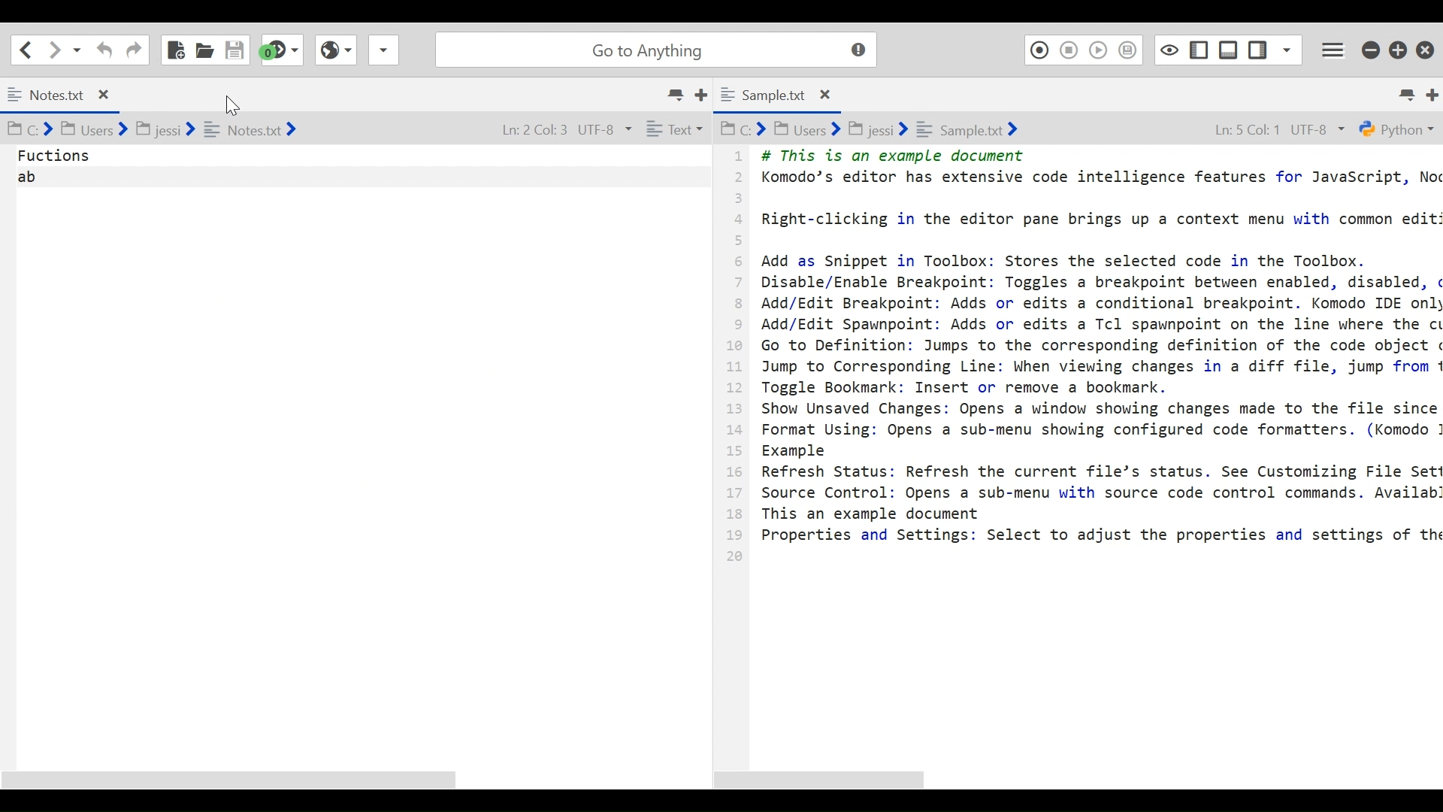 The height and width of the screenshot is (812, 1443). Describe the element at coordinates (348, 777) in the screenshot. I see `Scroll bar` at that location.